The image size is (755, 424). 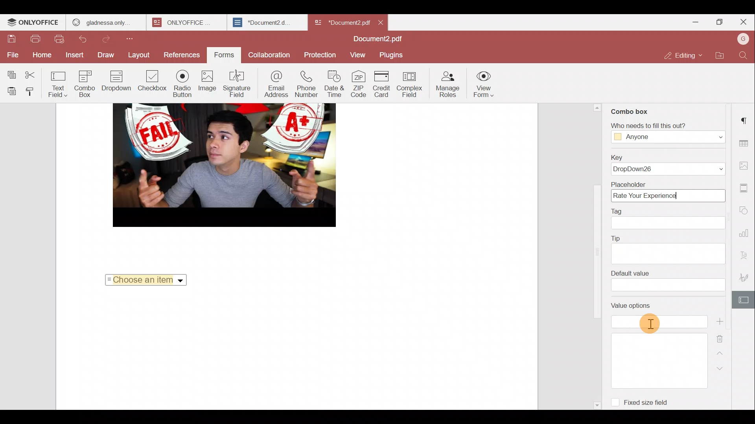 What do you see at coordinates (449, 84) in the screenshot?
I see `Manage roles` at bounding box center [449, 84].